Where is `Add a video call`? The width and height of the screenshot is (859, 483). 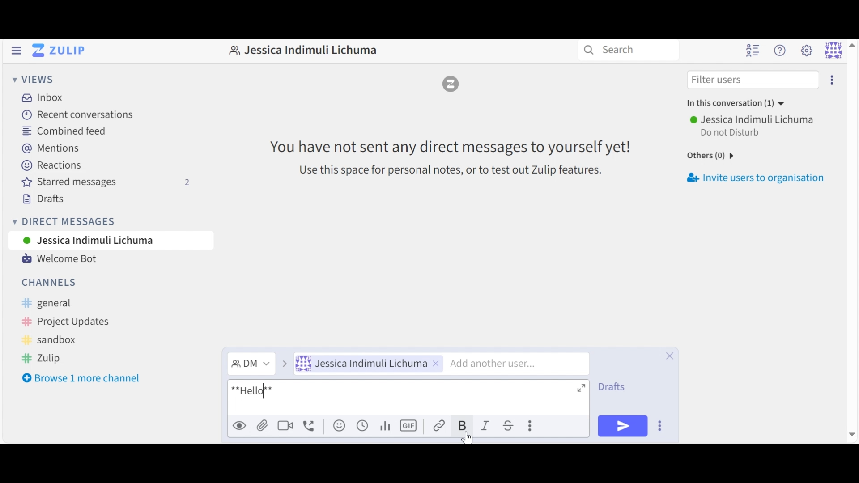 Add a video call is located at coordinates (285, 425).